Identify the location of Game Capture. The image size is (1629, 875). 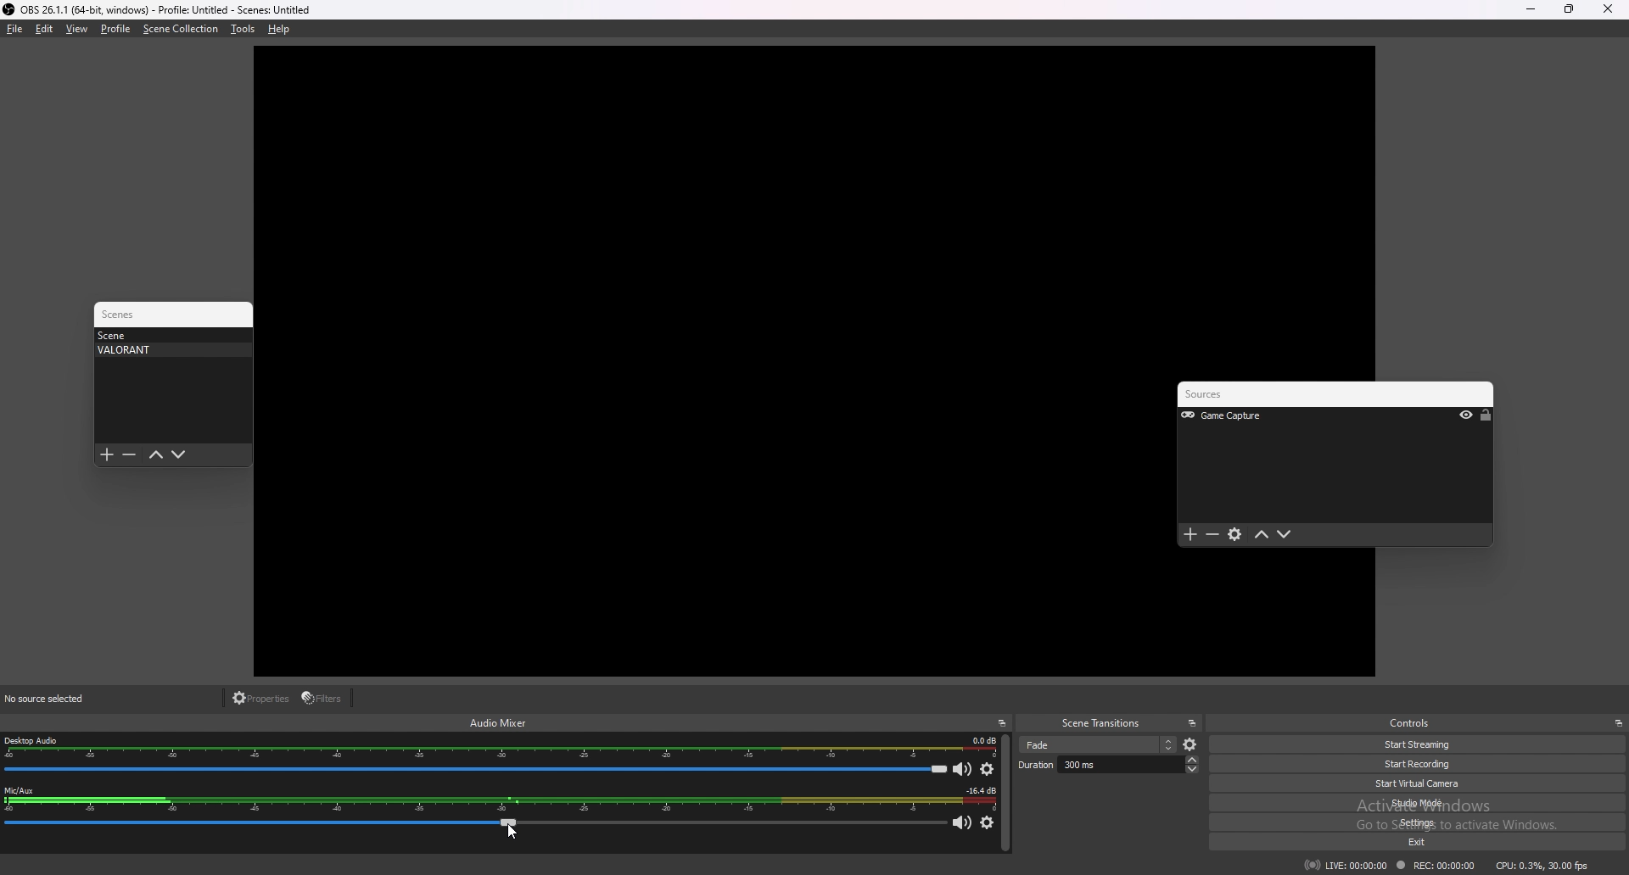
(1245, 416).